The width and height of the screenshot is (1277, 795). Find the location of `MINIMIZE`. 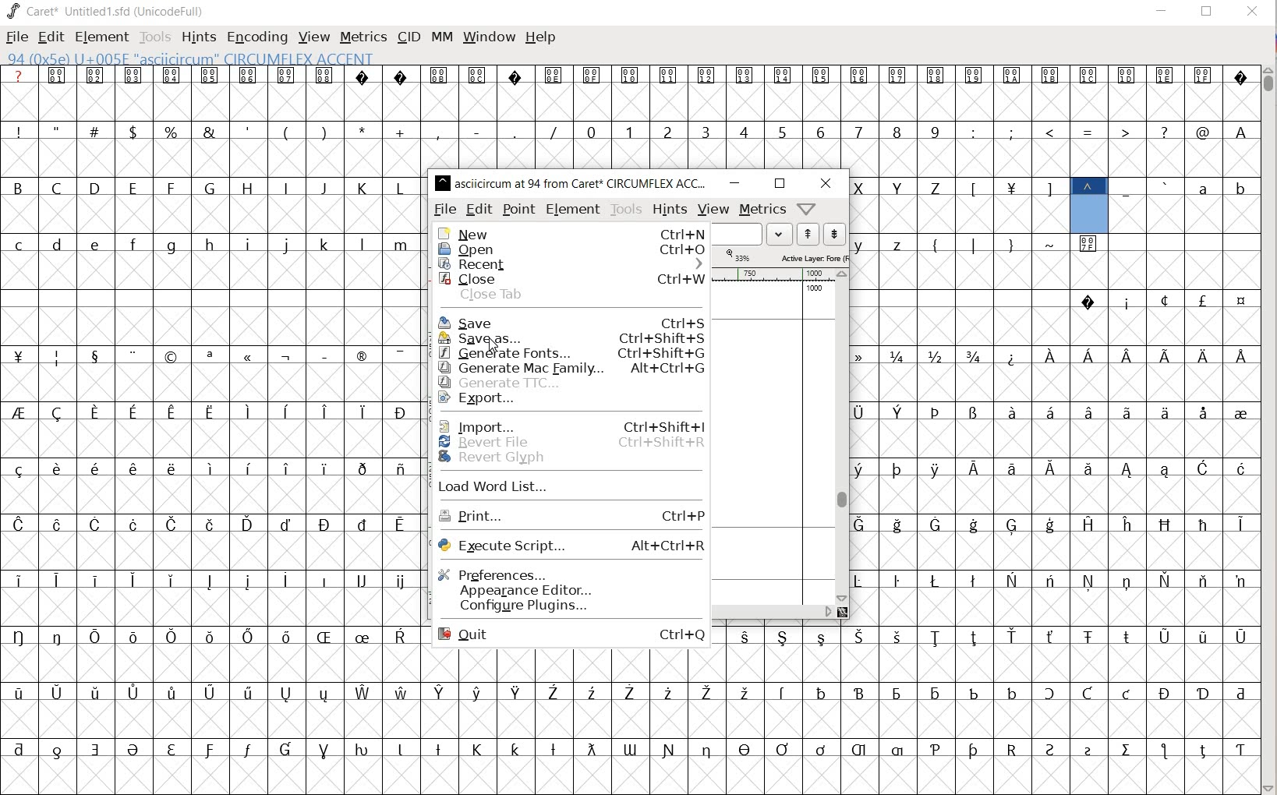

MINIMIZE is located at coordinates (1162, 10).